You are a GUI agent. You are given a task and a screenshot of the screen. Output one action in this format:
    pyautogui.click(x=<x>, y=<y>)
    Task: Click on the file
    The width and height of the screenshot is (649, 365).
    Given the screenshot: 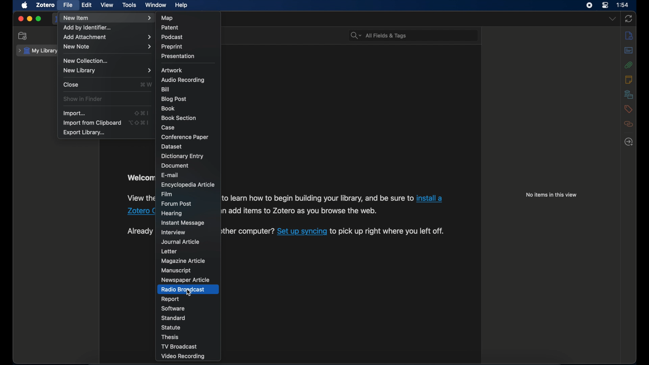 What is the action you would take?
    pyautogui.click(x=68, y=4)
    